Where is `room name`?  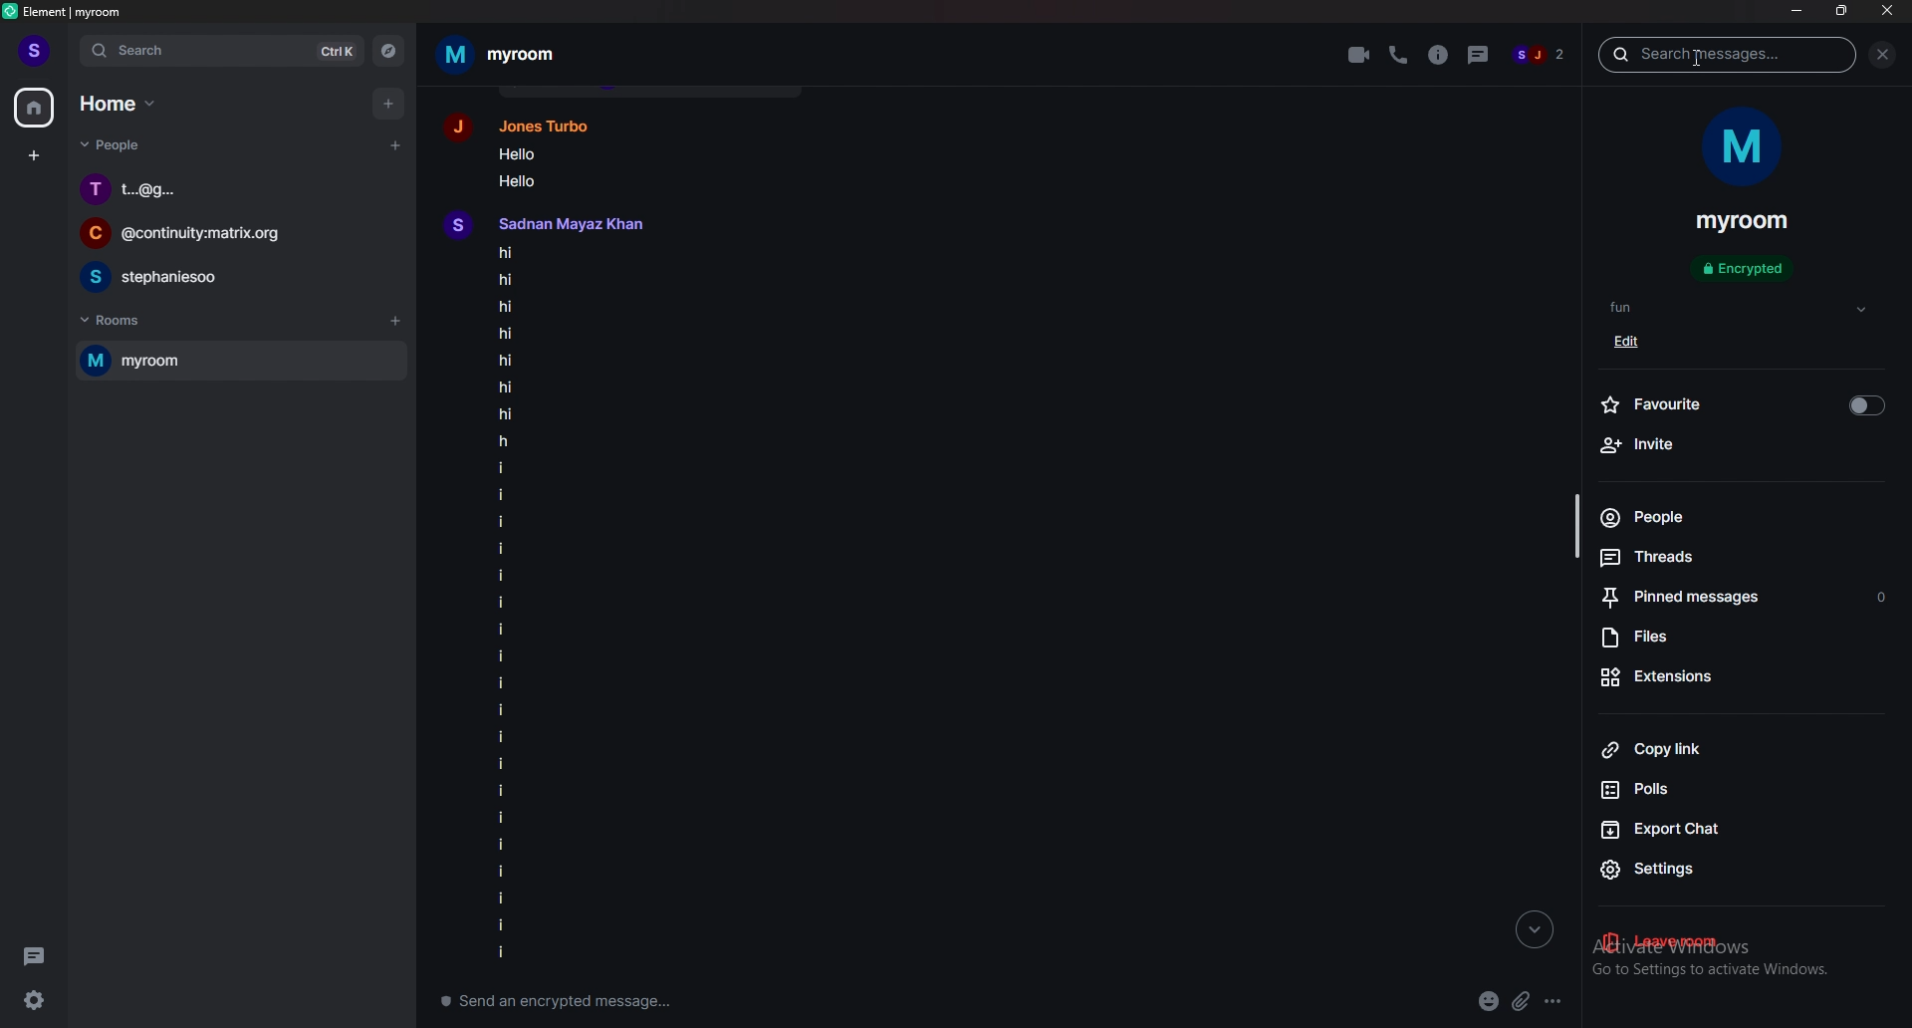
room name is located at coordinates (1748, 222).